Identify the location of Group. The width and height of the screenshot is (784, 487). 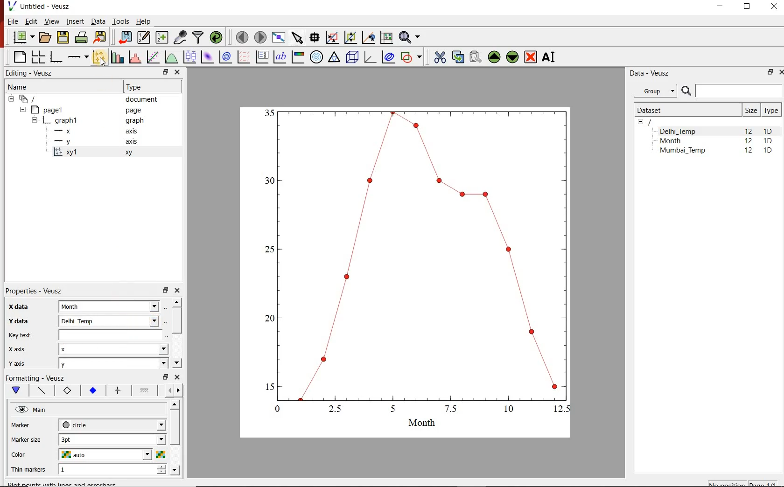
(655, 90).